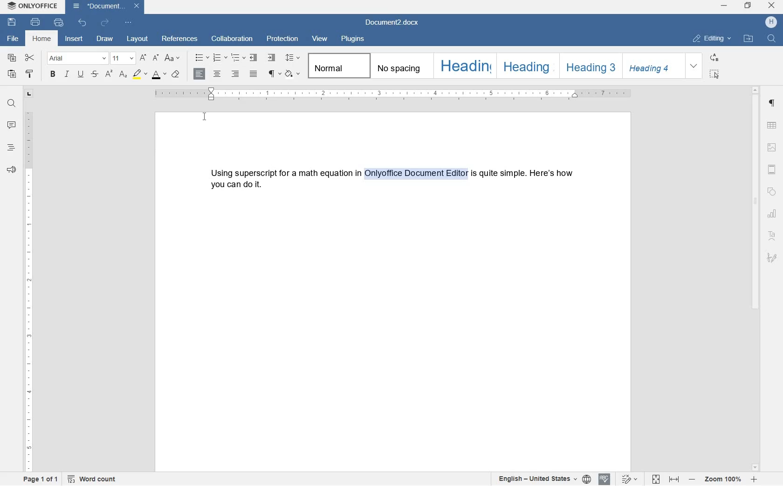  Describe the element at coordinates (292, 57) in the screenshot. I see `paragraph line spacing` at that location.